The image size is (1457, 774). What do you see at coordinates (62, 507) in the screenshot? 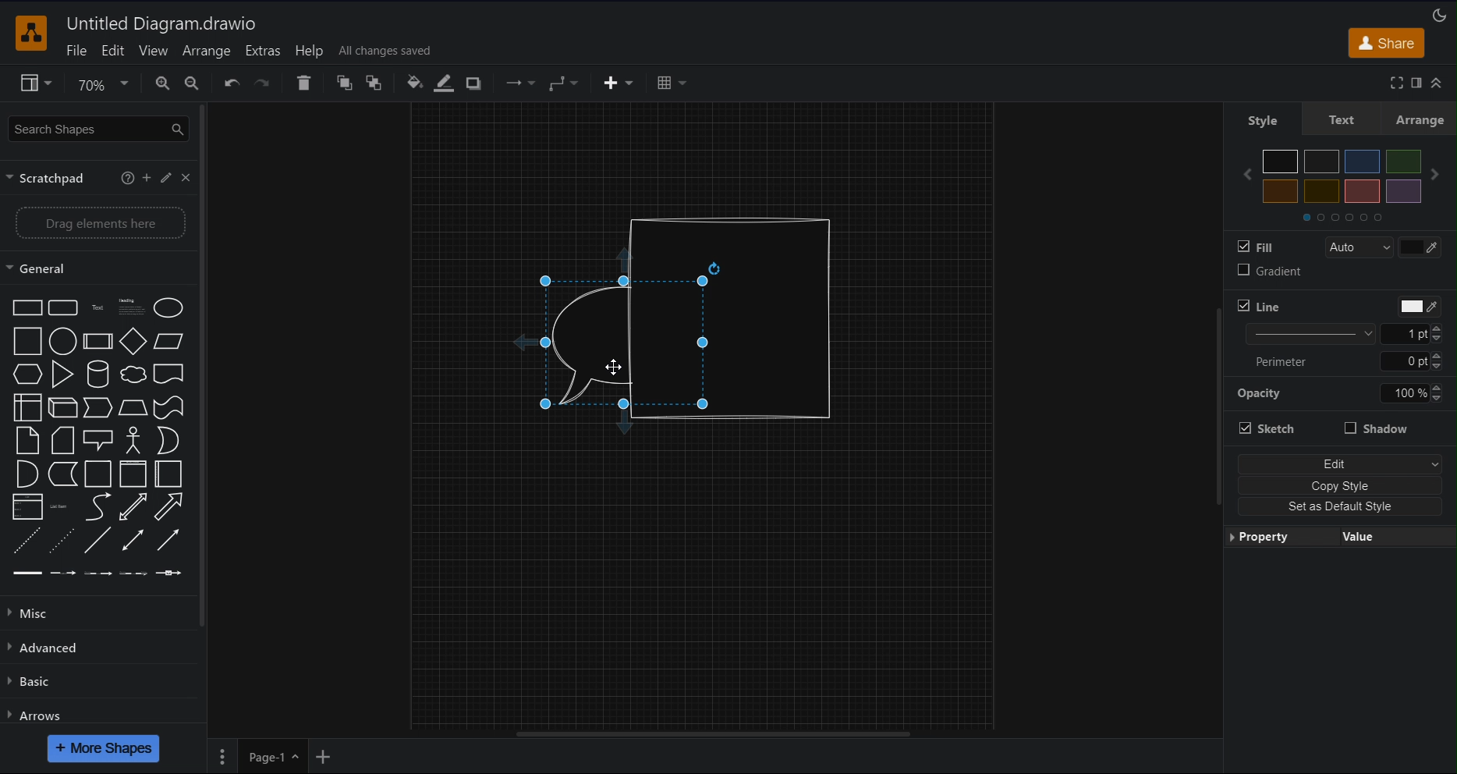
I see `List item` at bounding box center [62, 507].